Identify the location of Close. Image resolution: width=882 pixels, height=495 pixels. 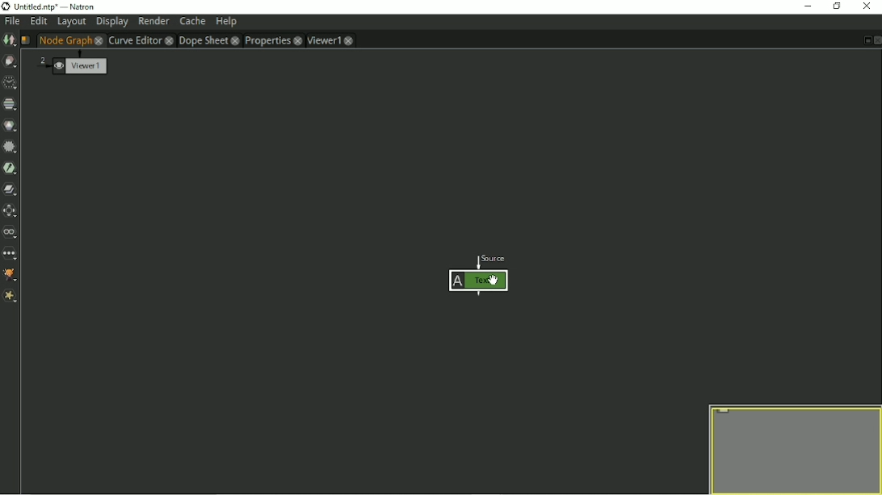
(876, 40).